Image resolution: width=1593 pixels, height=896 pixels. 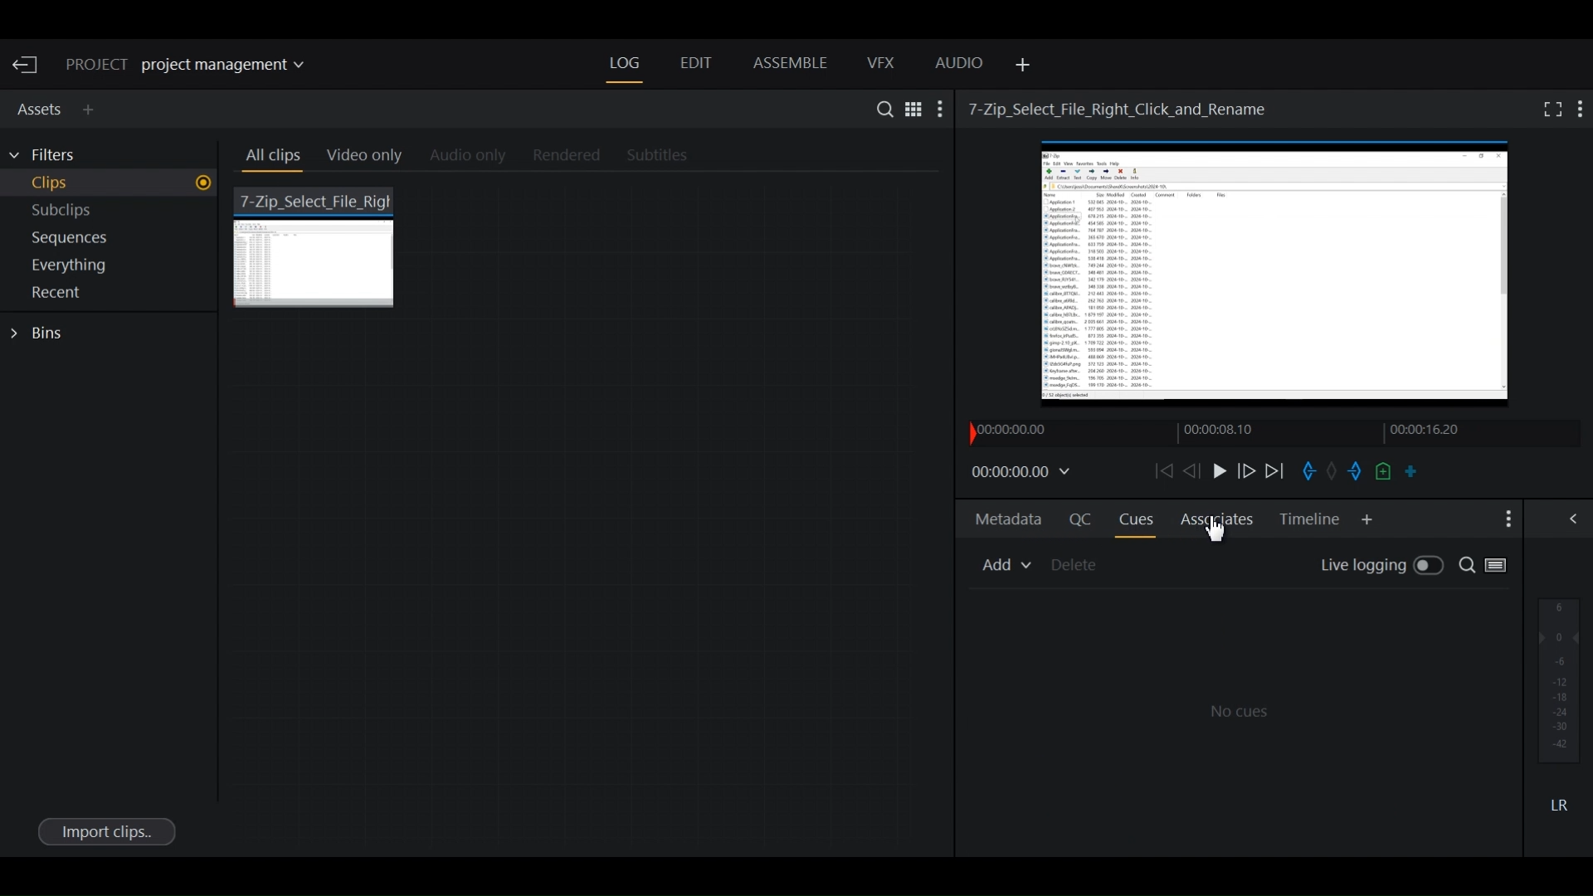 I want to click on Bins, so click(x=41, y=334).